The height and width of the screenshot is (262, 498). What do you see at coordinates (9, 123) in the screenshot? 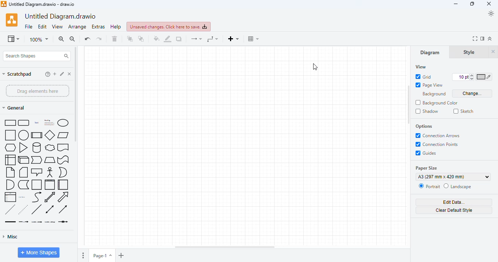
I see `rectangle` at bounding box center [9, 123].